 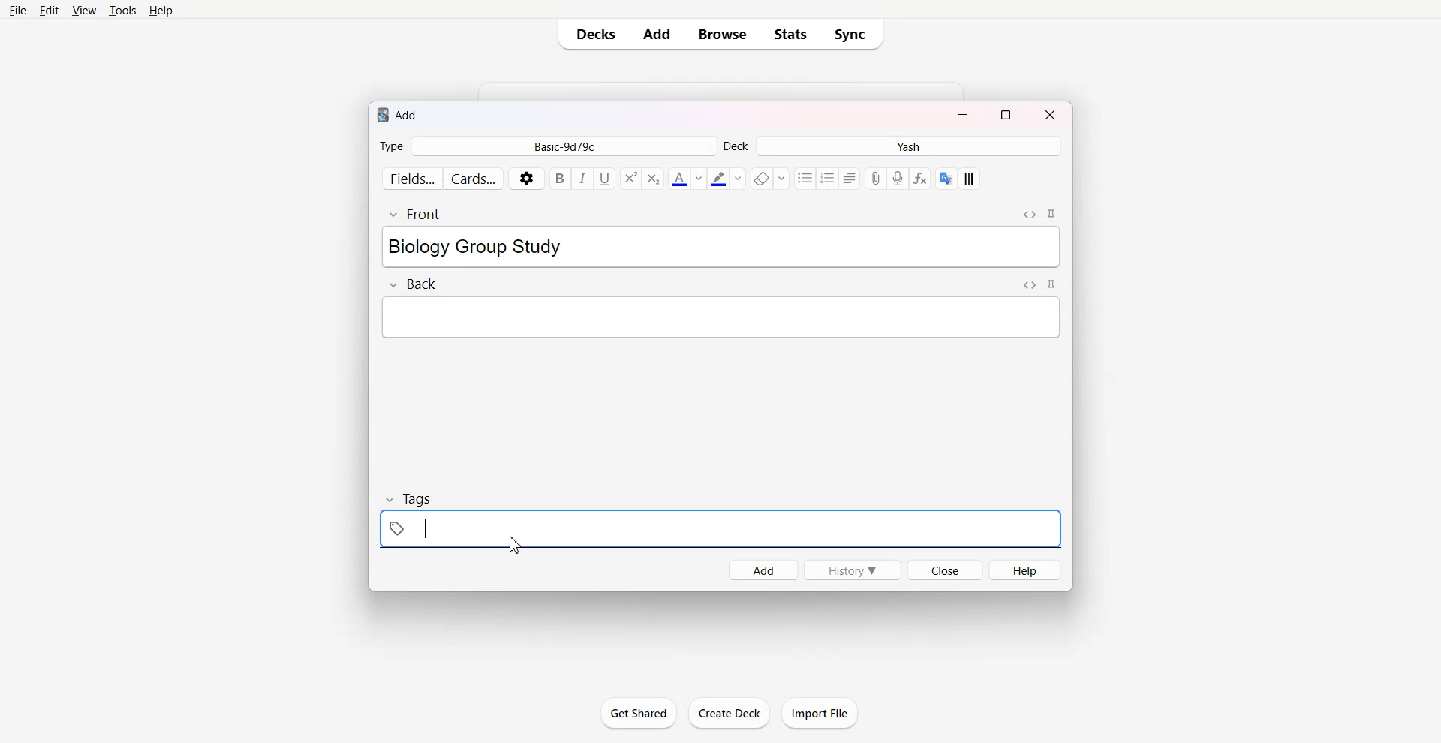 I want to click on Toggle HTML Editor, so click(x=1030, y=215).